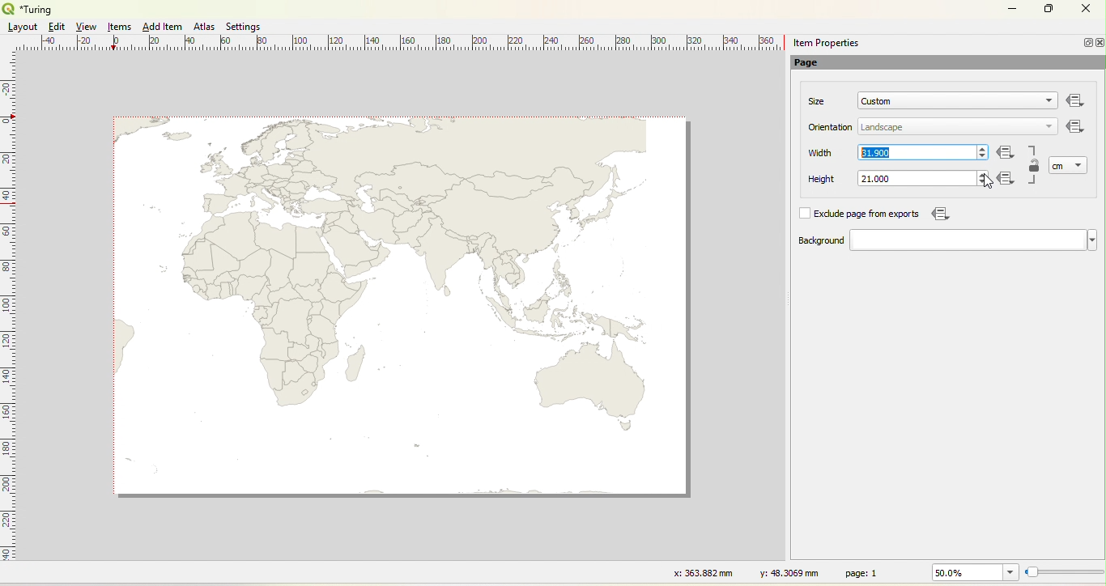 The width and height of the screenshot is (1106, 586). Describe the element at coordinates (784, 572) in the screenshot. I see `y: 48.3069 mm` at that location.